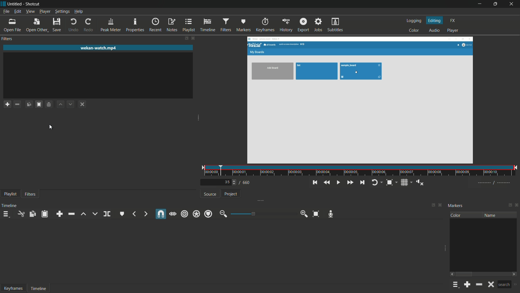 The width and height of the screenshot is (520, 293). What do you see at coordinates (173, 214) in the screenshot?
I see `scrub while dragging` at bounding box center [173, 214].